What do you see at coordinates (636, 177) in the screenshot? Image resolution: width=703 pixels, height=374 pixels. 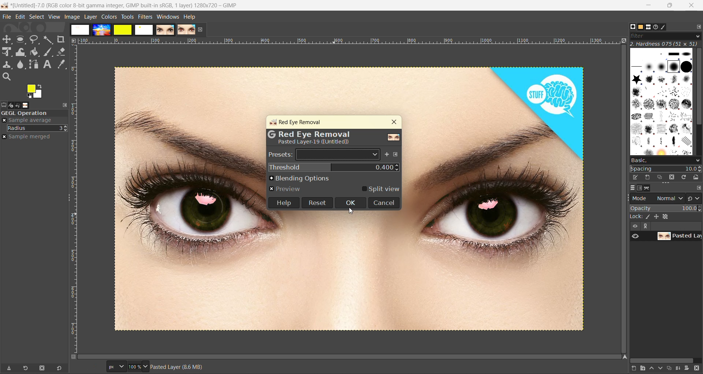 I see `edit brush` at bounding box center [636, 177].